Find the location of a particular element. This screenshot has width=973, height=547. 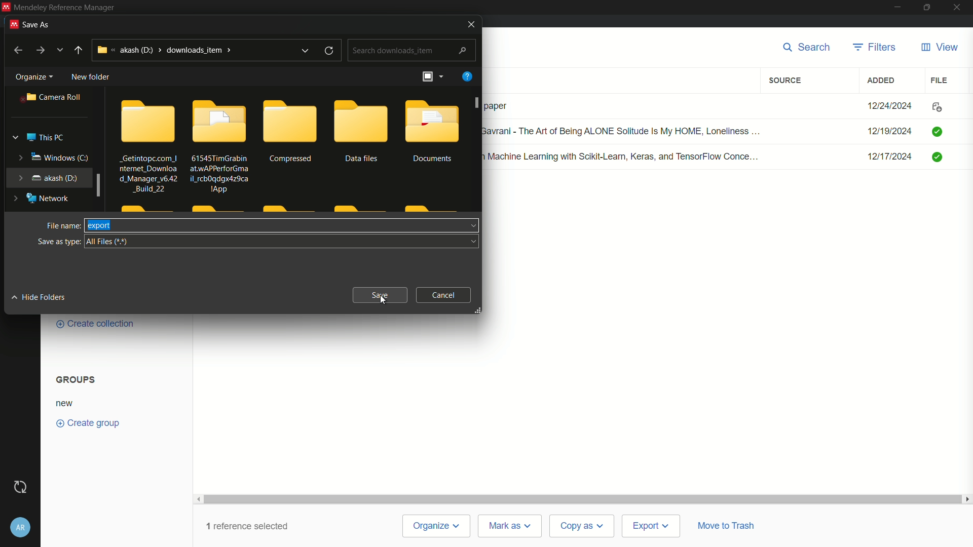

move to trash is located at coordinates (726, 525).